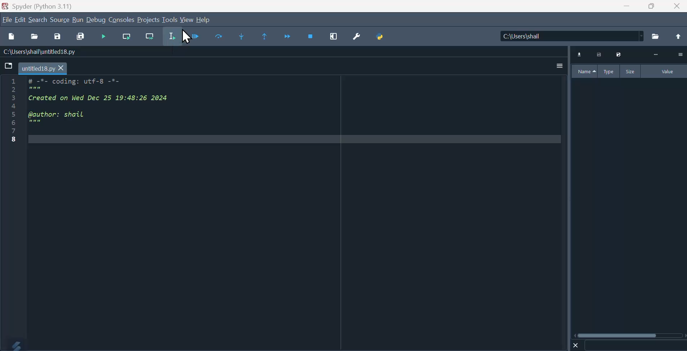 Image resolution: width=687 pixels, height=351 pixels. I want to click on Source, so click(60, 19).